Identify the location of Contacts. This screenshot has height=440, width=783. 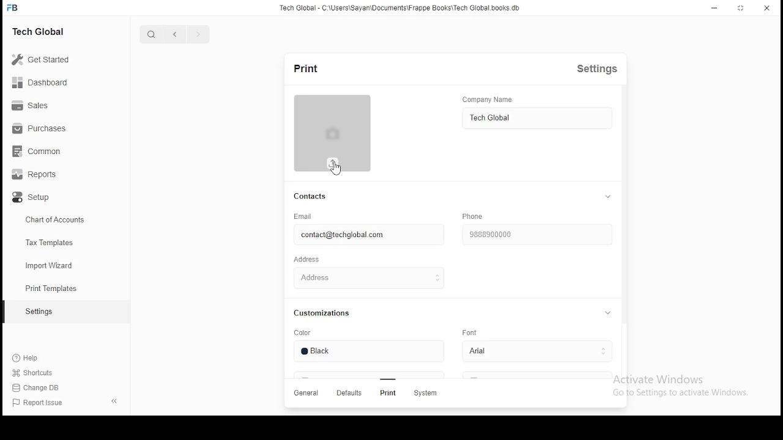
(309, 197).